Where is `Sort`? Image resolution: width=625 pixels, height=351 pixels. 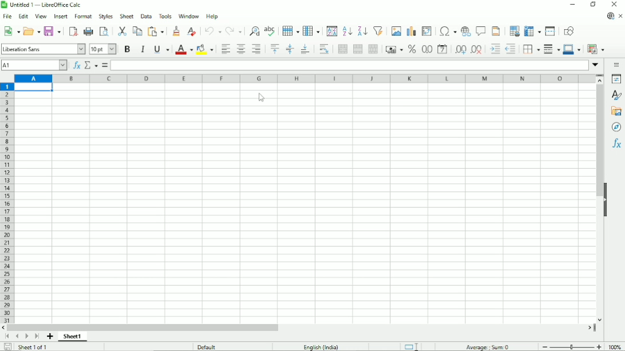 Sort is located at coordinates (331, 31).